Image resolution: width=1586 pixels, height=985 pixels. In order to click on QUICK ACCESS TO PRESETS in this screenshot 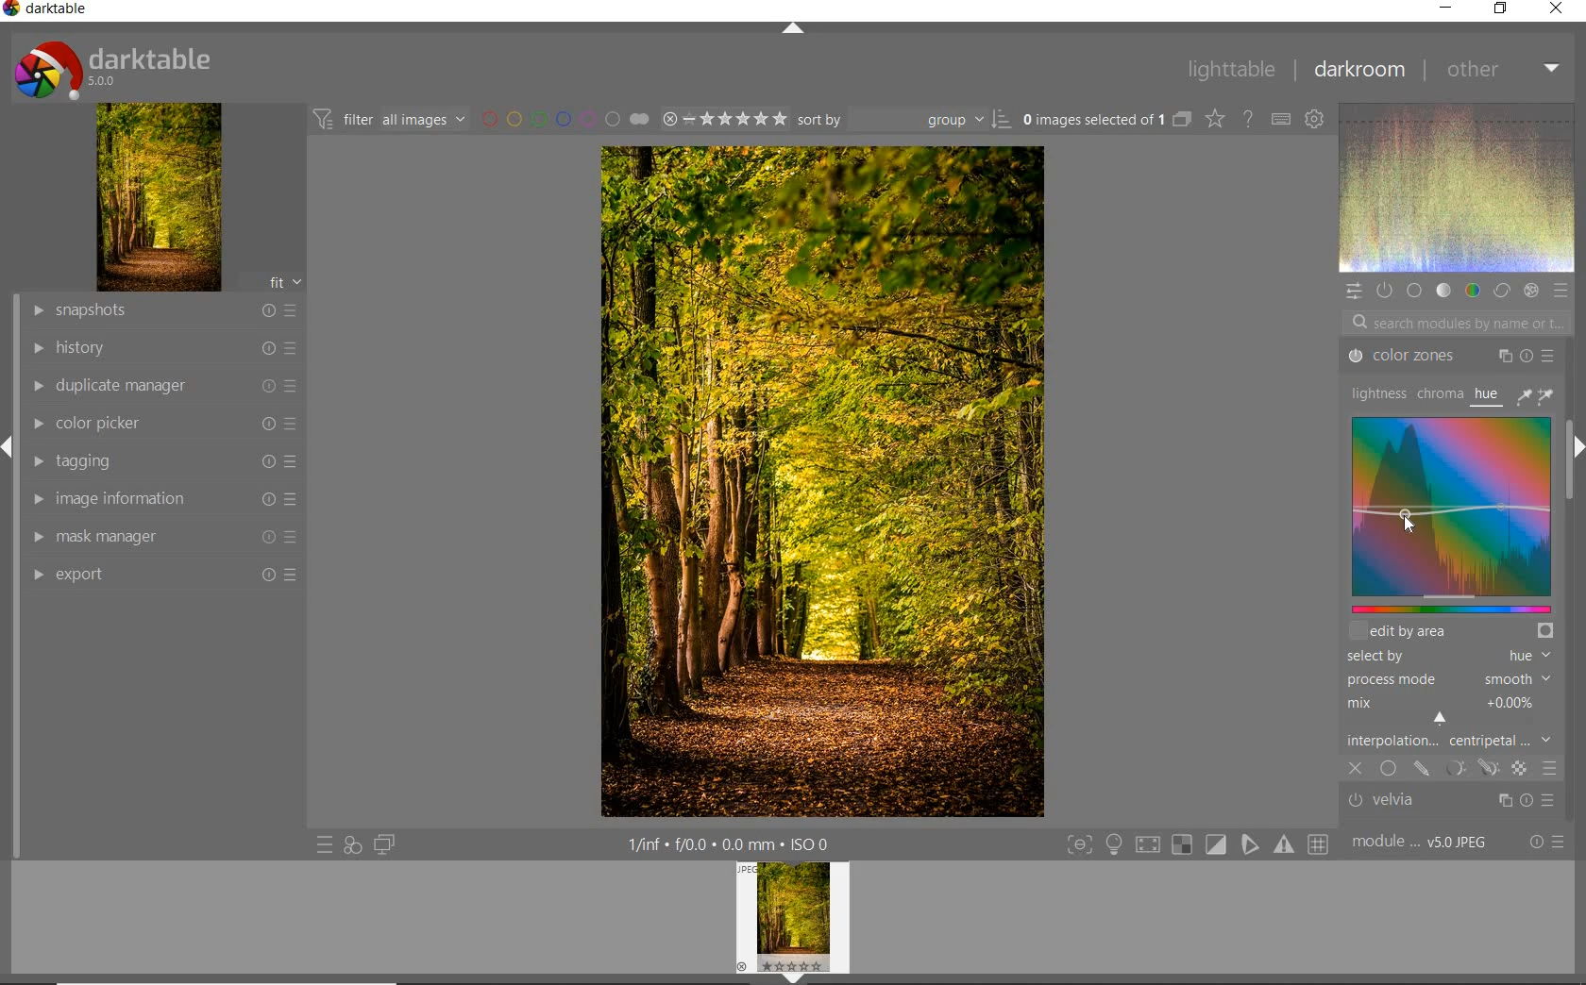, I will do `click(324, 843)`.